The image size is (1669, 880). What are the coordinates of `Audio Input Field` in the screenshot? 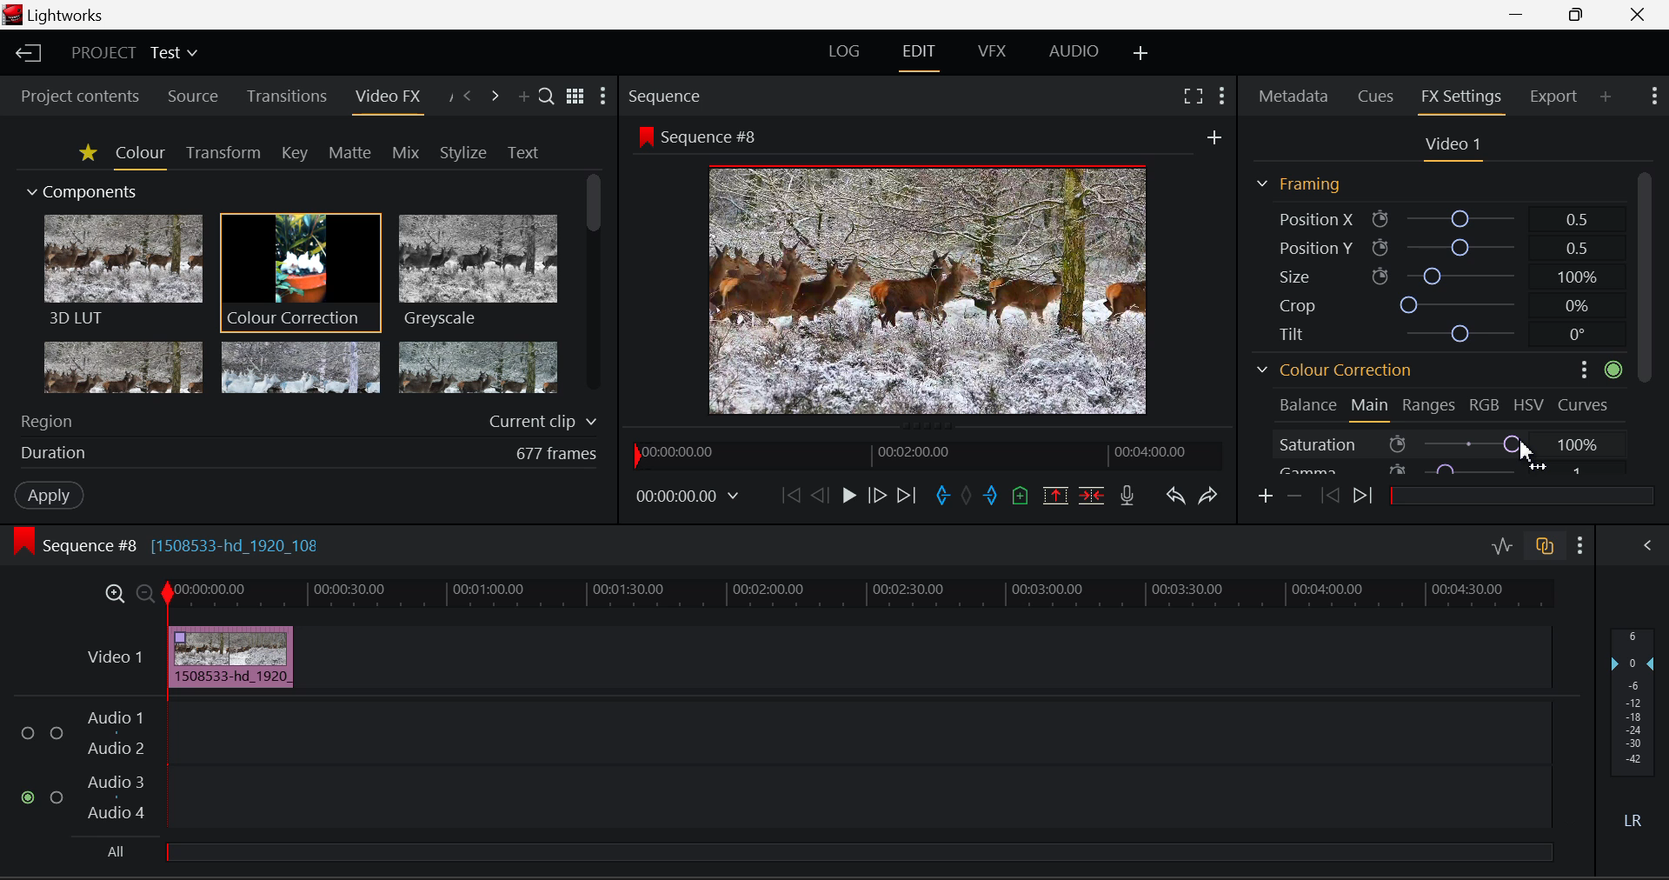 It's located at (857, 730).